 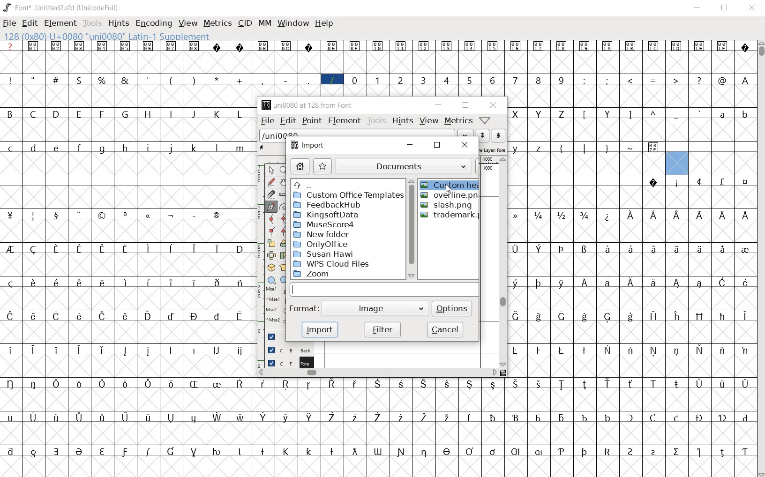 I want to click on glyph, so click(x=539, y=384).